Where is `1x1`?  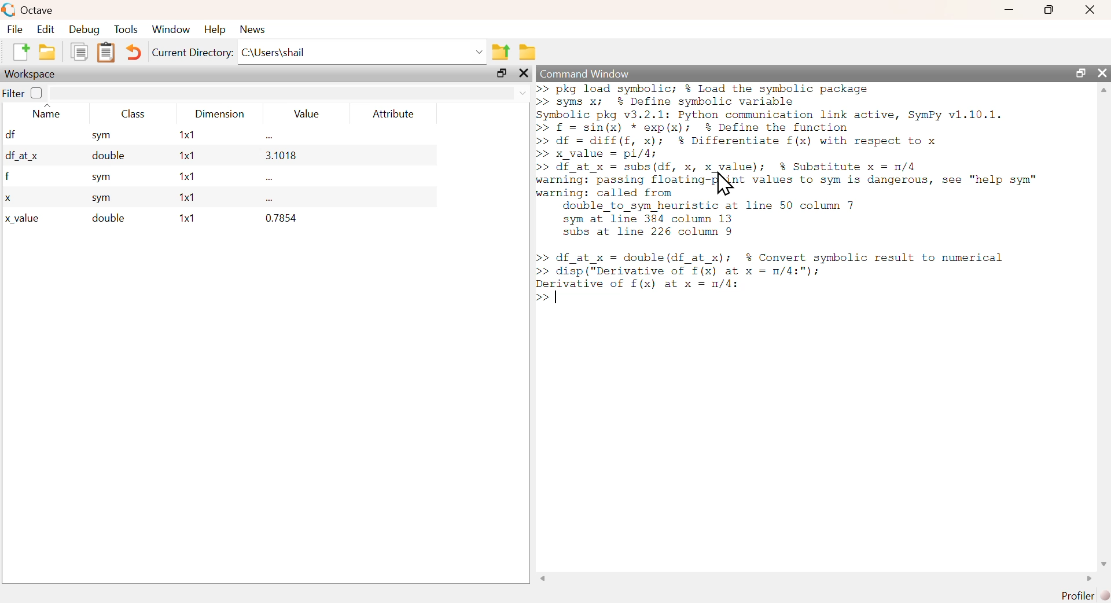 1x1 is located at coordinates (186, 218).